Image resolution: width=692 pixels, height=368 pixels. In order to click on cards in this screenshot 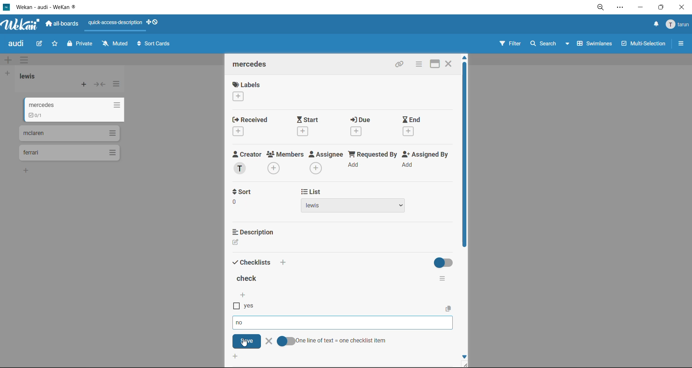, I will do `click(75, 117)`.